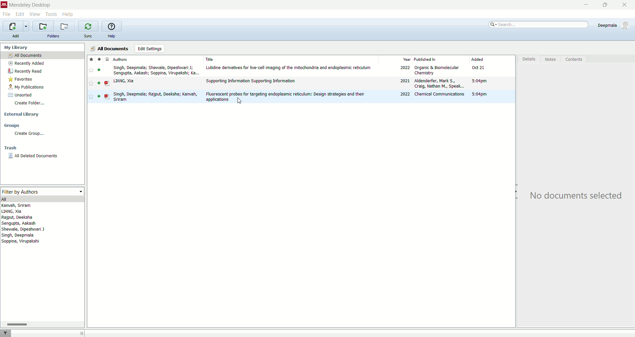 The height and width of the screenshot is (337, 635). What do you see at coordinates (528, 60) in the screenshot?
I see `details` at bounding box center [528, 60].